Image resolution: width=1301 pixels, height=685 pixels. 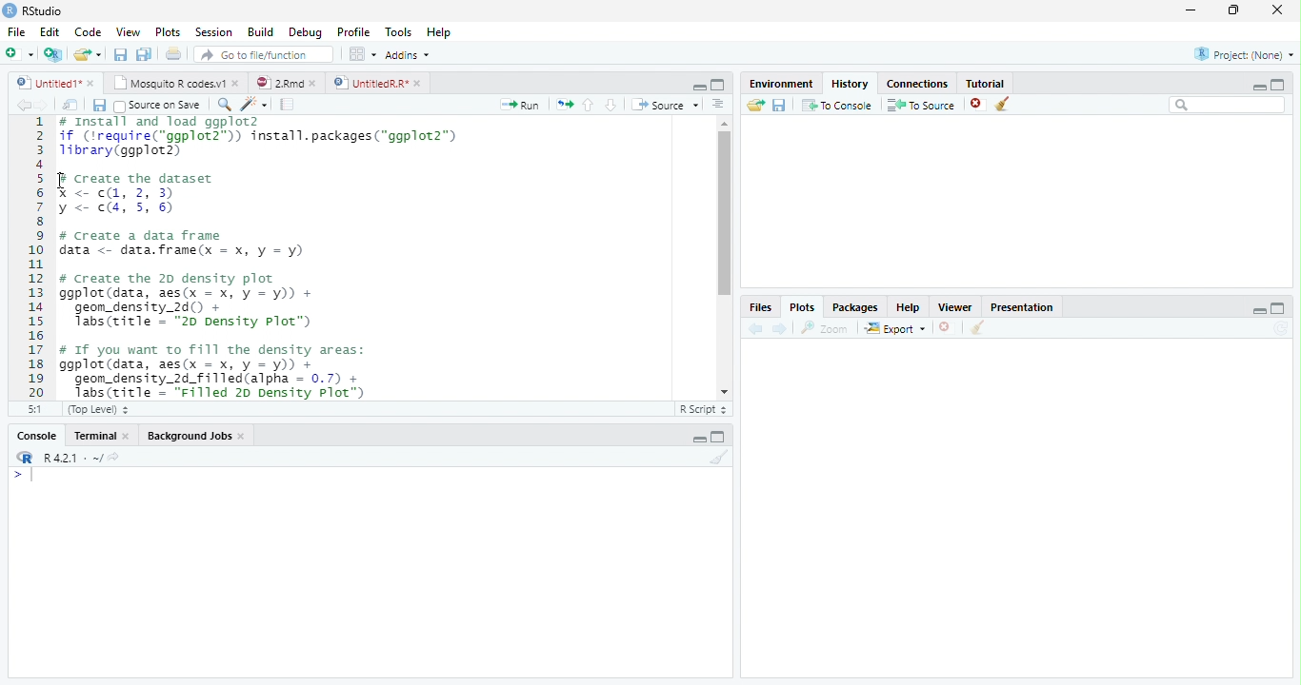 I want to click on ‘Mosquito R codes.v1, so click(x=170, y=83).